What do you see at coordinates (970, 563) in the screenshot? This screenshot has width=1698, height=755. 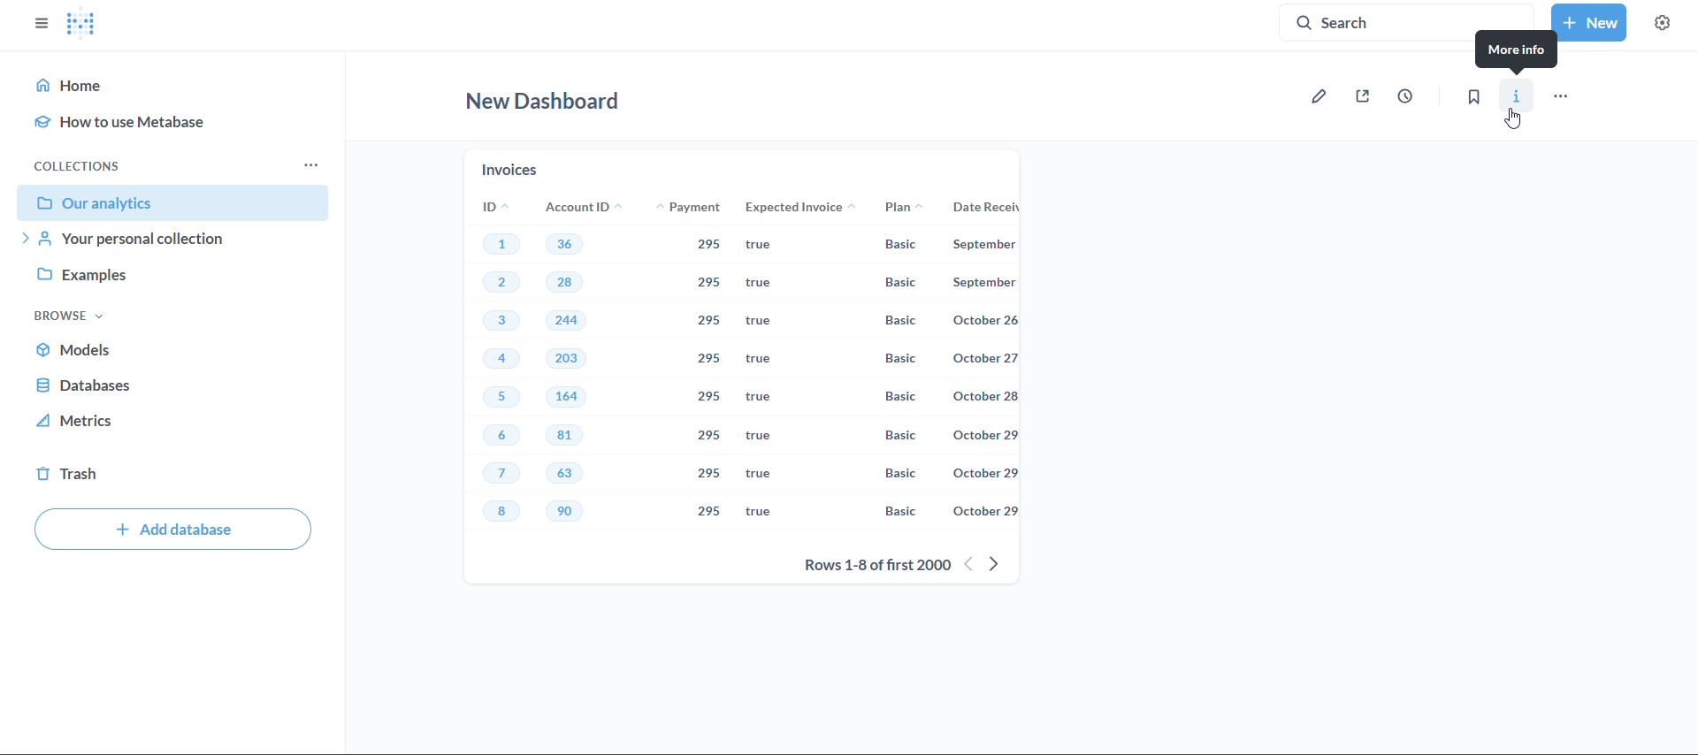 I see `previous rows` at bounding box center [970, 563].